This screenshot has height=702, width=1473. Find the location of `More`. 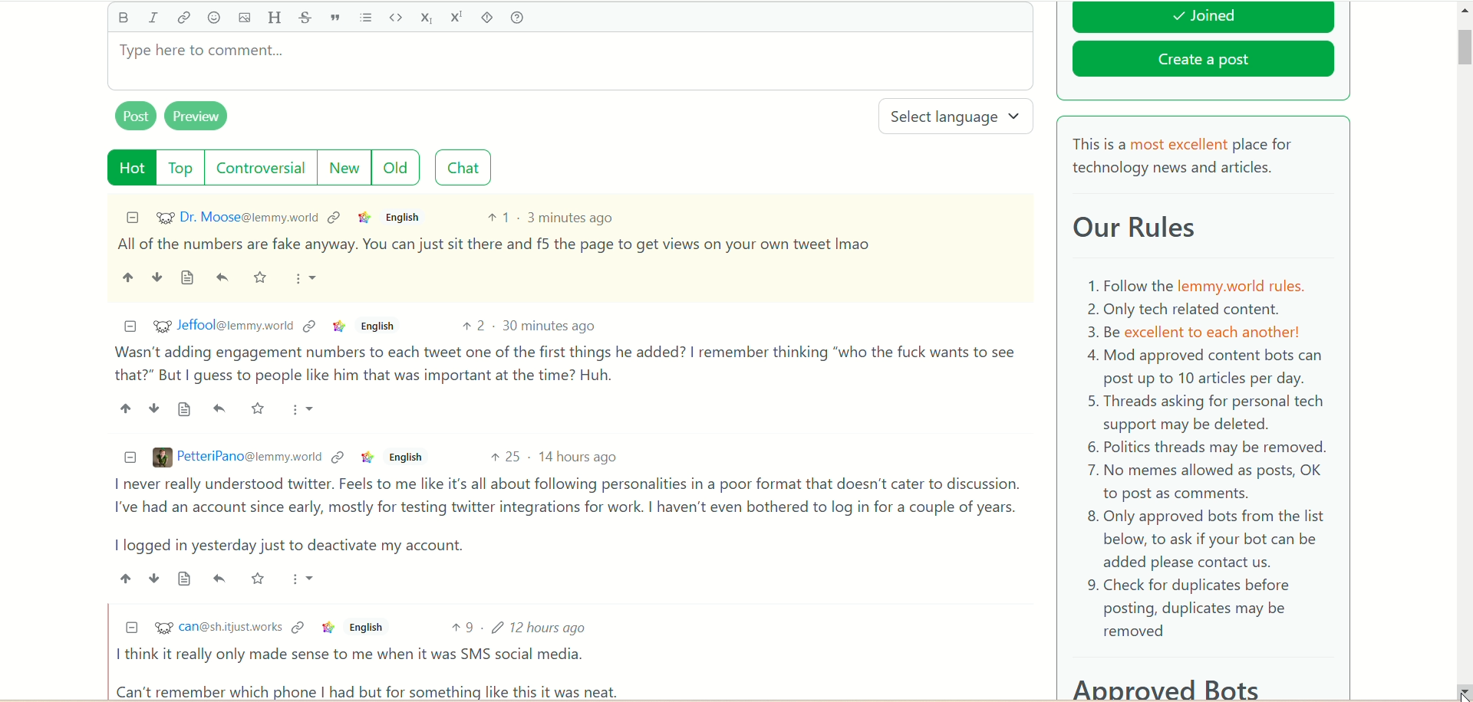

More is located at coordinates (305, 408).